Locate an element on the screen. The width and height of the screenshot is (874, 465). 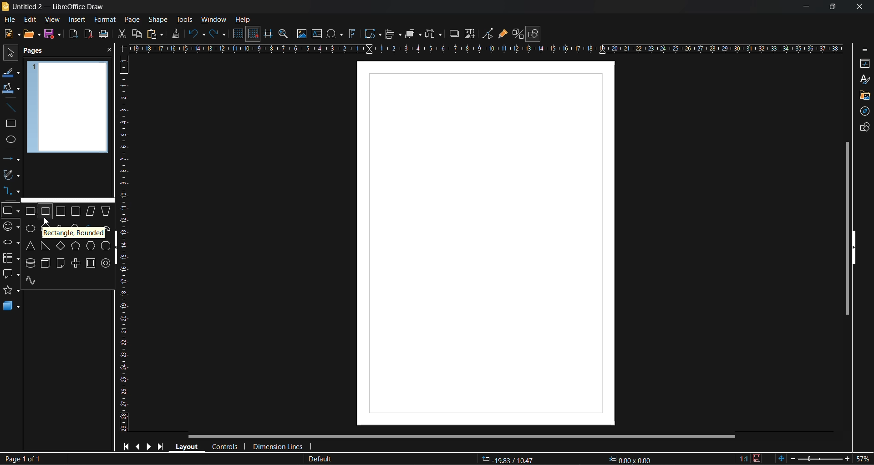
vertical scale is located at coordinates (123, 243).